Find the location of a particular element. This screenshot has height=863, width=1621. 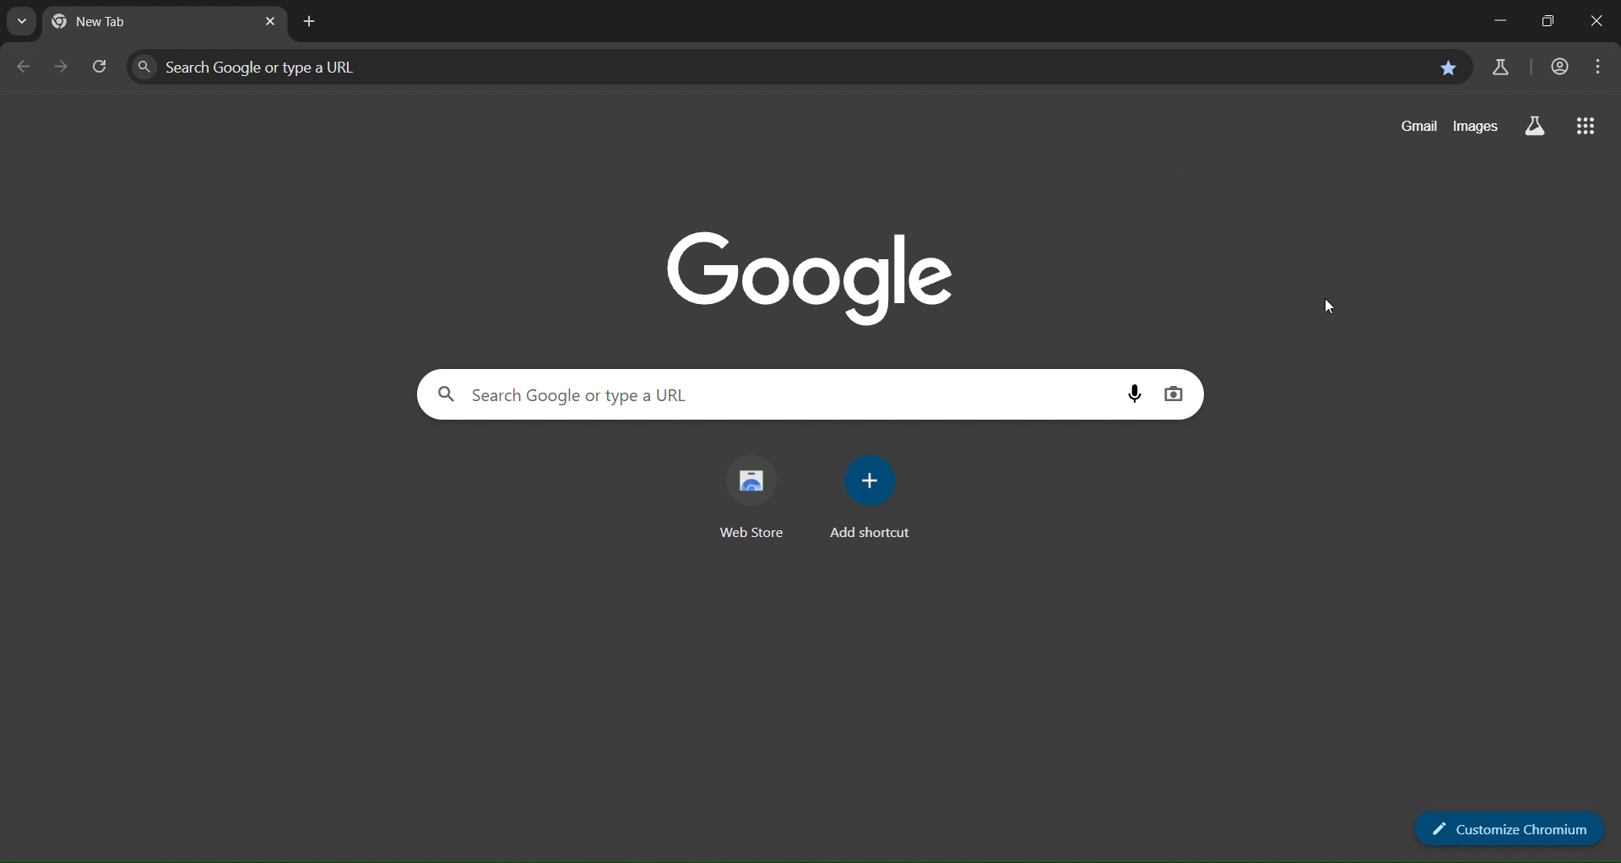

minimize is located at coordinates (1498, 18).